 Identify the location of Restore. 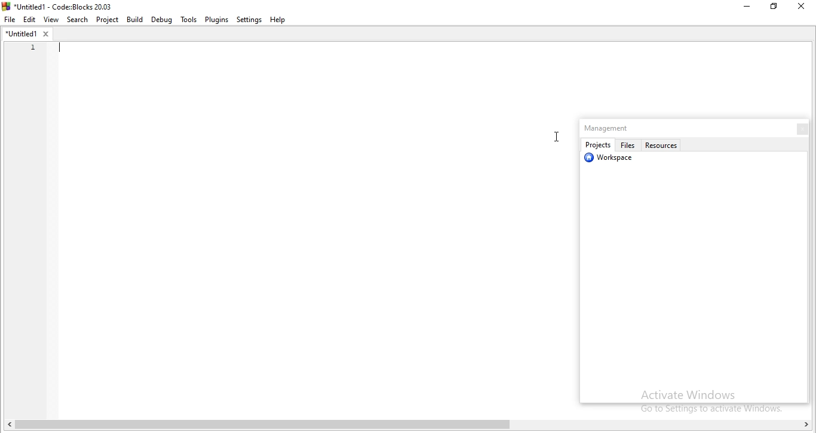
(774, 9).